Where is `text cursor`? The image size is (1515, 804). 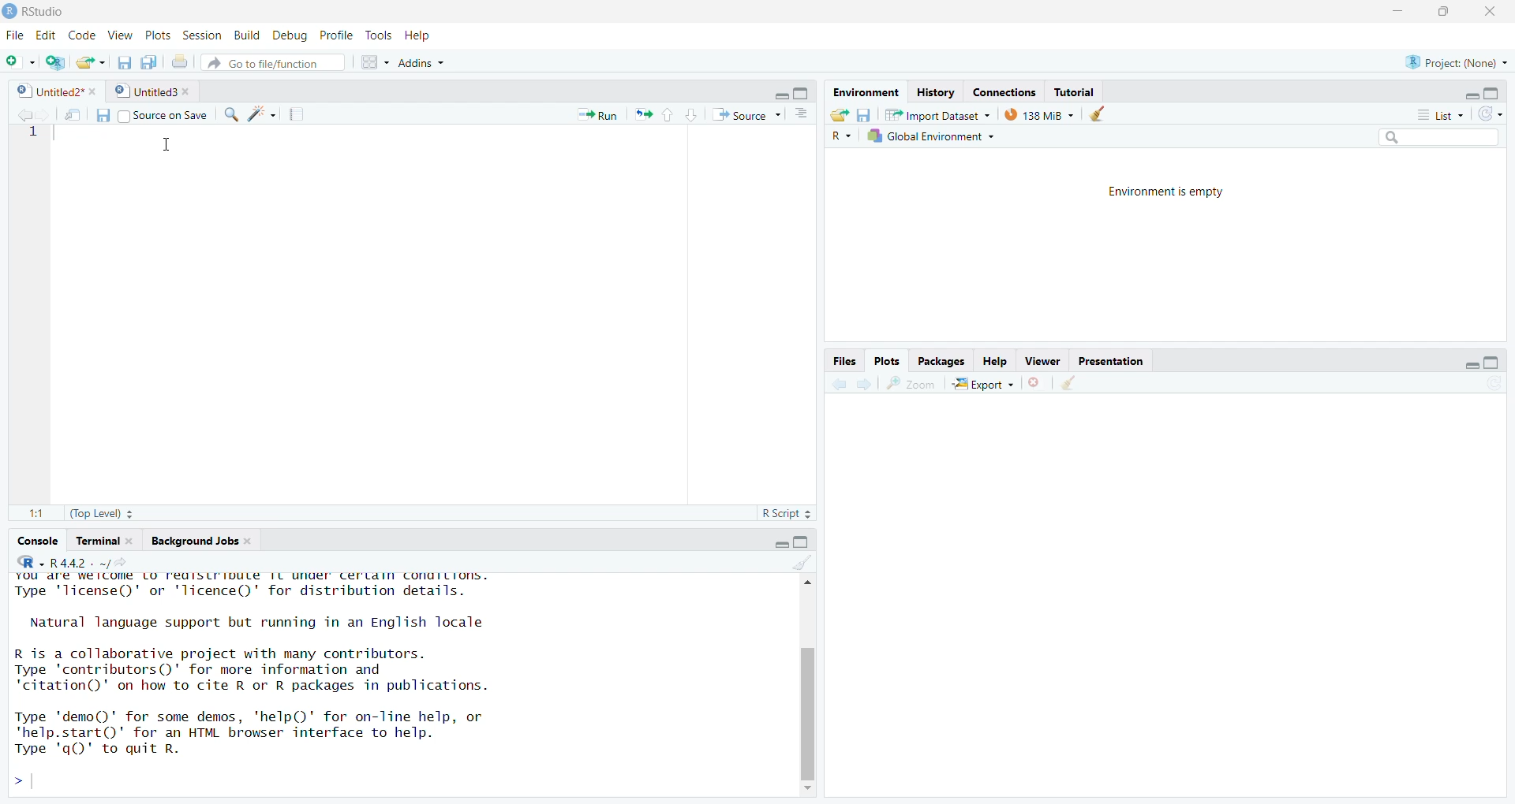 text cursor is located at coordinates (166, 143).